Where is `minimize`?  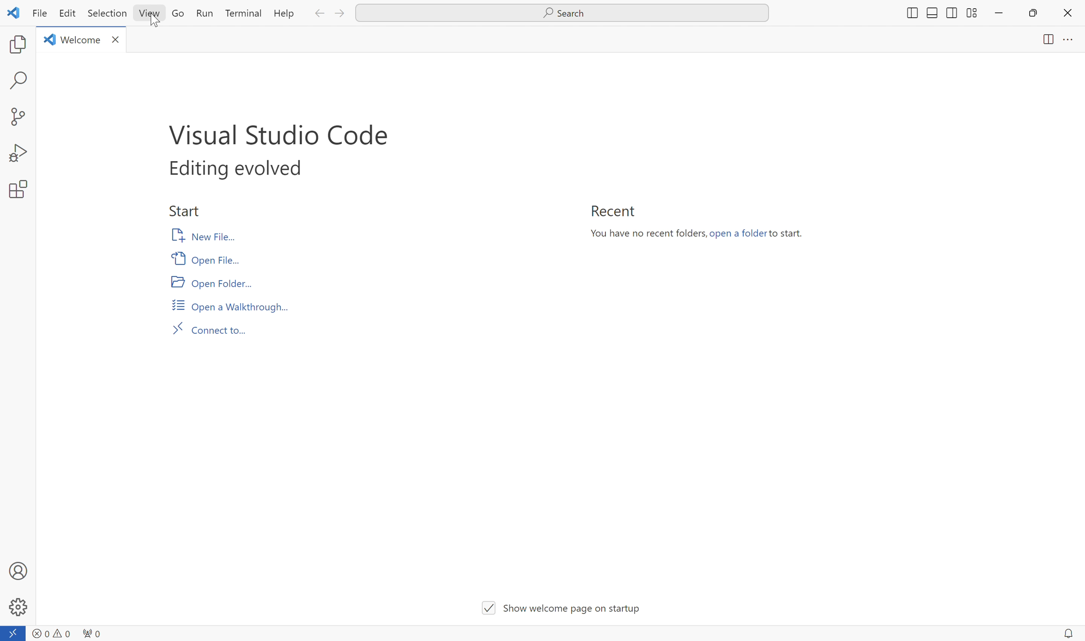
minimize is located at coordinates (997, 15).